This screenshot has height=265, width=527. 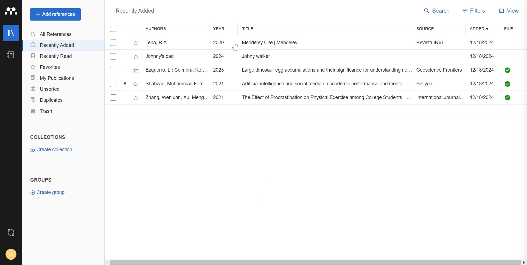 I want to click on Star, so click(x=136, y=83).